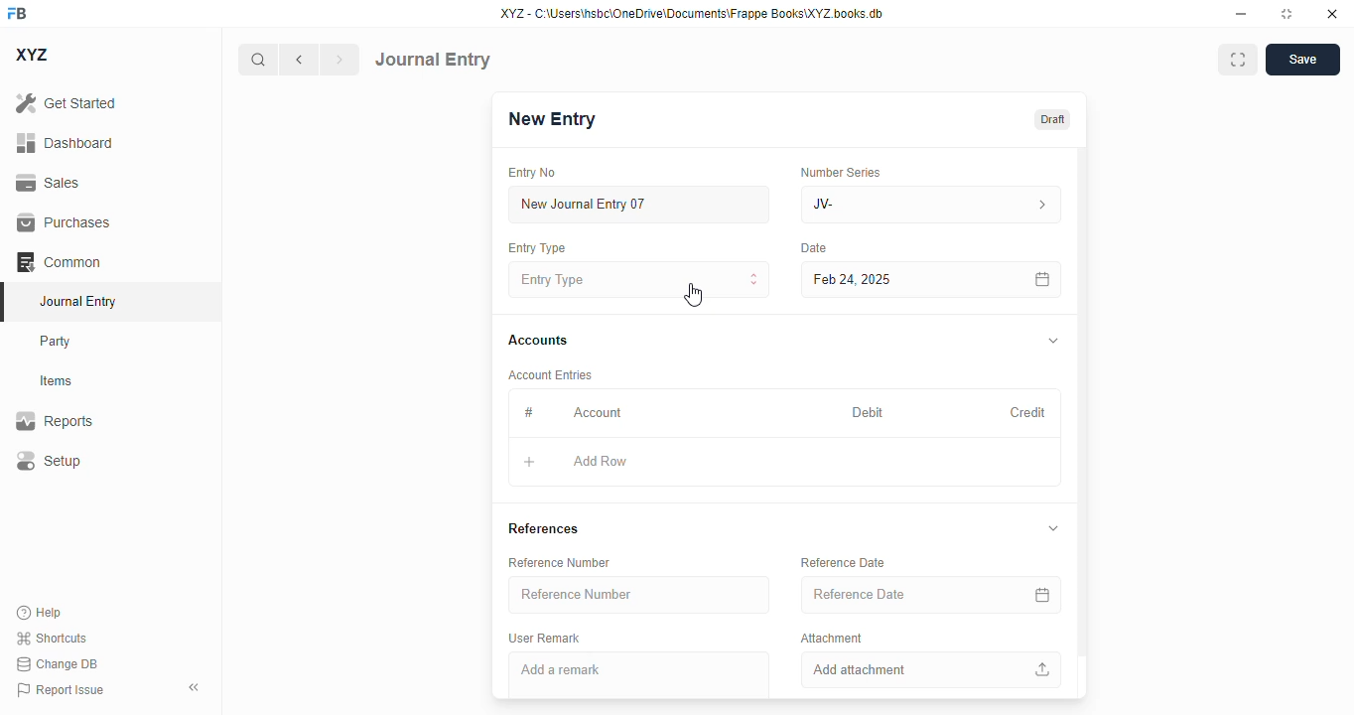  What do you see at coordinates (533, 172) in the screenshot?
I see `entry no` at bounding box center [533, 172].